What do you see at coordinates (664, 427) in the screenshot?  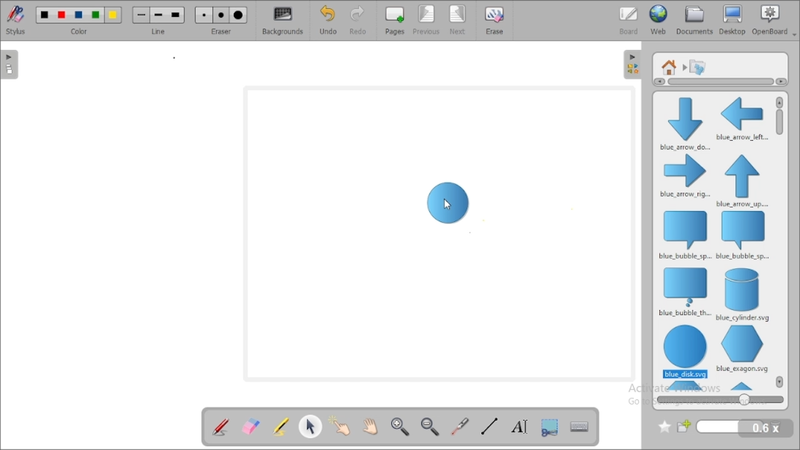 I see `add to favorites` at bounding box center [664, 427].